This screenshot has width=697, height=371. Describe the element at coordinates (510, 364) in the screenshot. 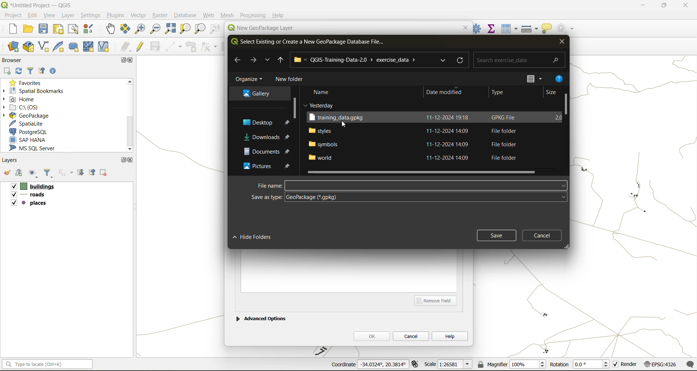

I see `magnifier(100%)` at that location.